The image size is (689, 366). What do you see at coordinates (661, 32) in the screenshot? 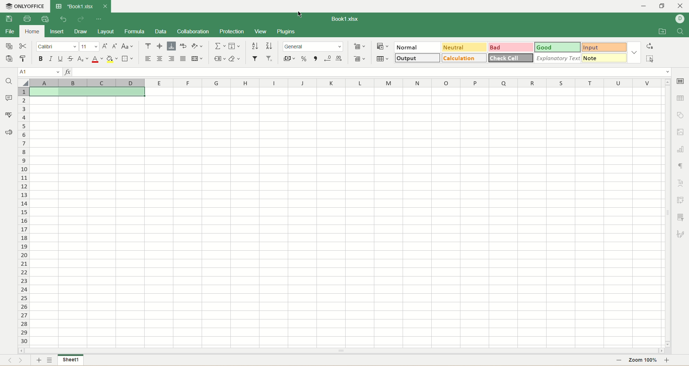
I see `open file location` at bounding box center [661, 32].